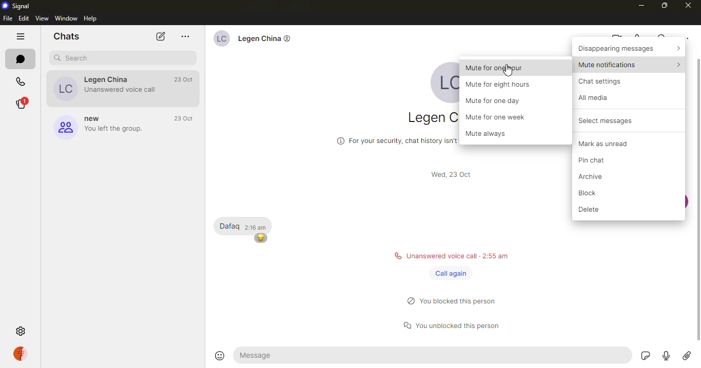 The height and width of the screenshot is (368, 701). I want to click on emoji, so click(261, 238).